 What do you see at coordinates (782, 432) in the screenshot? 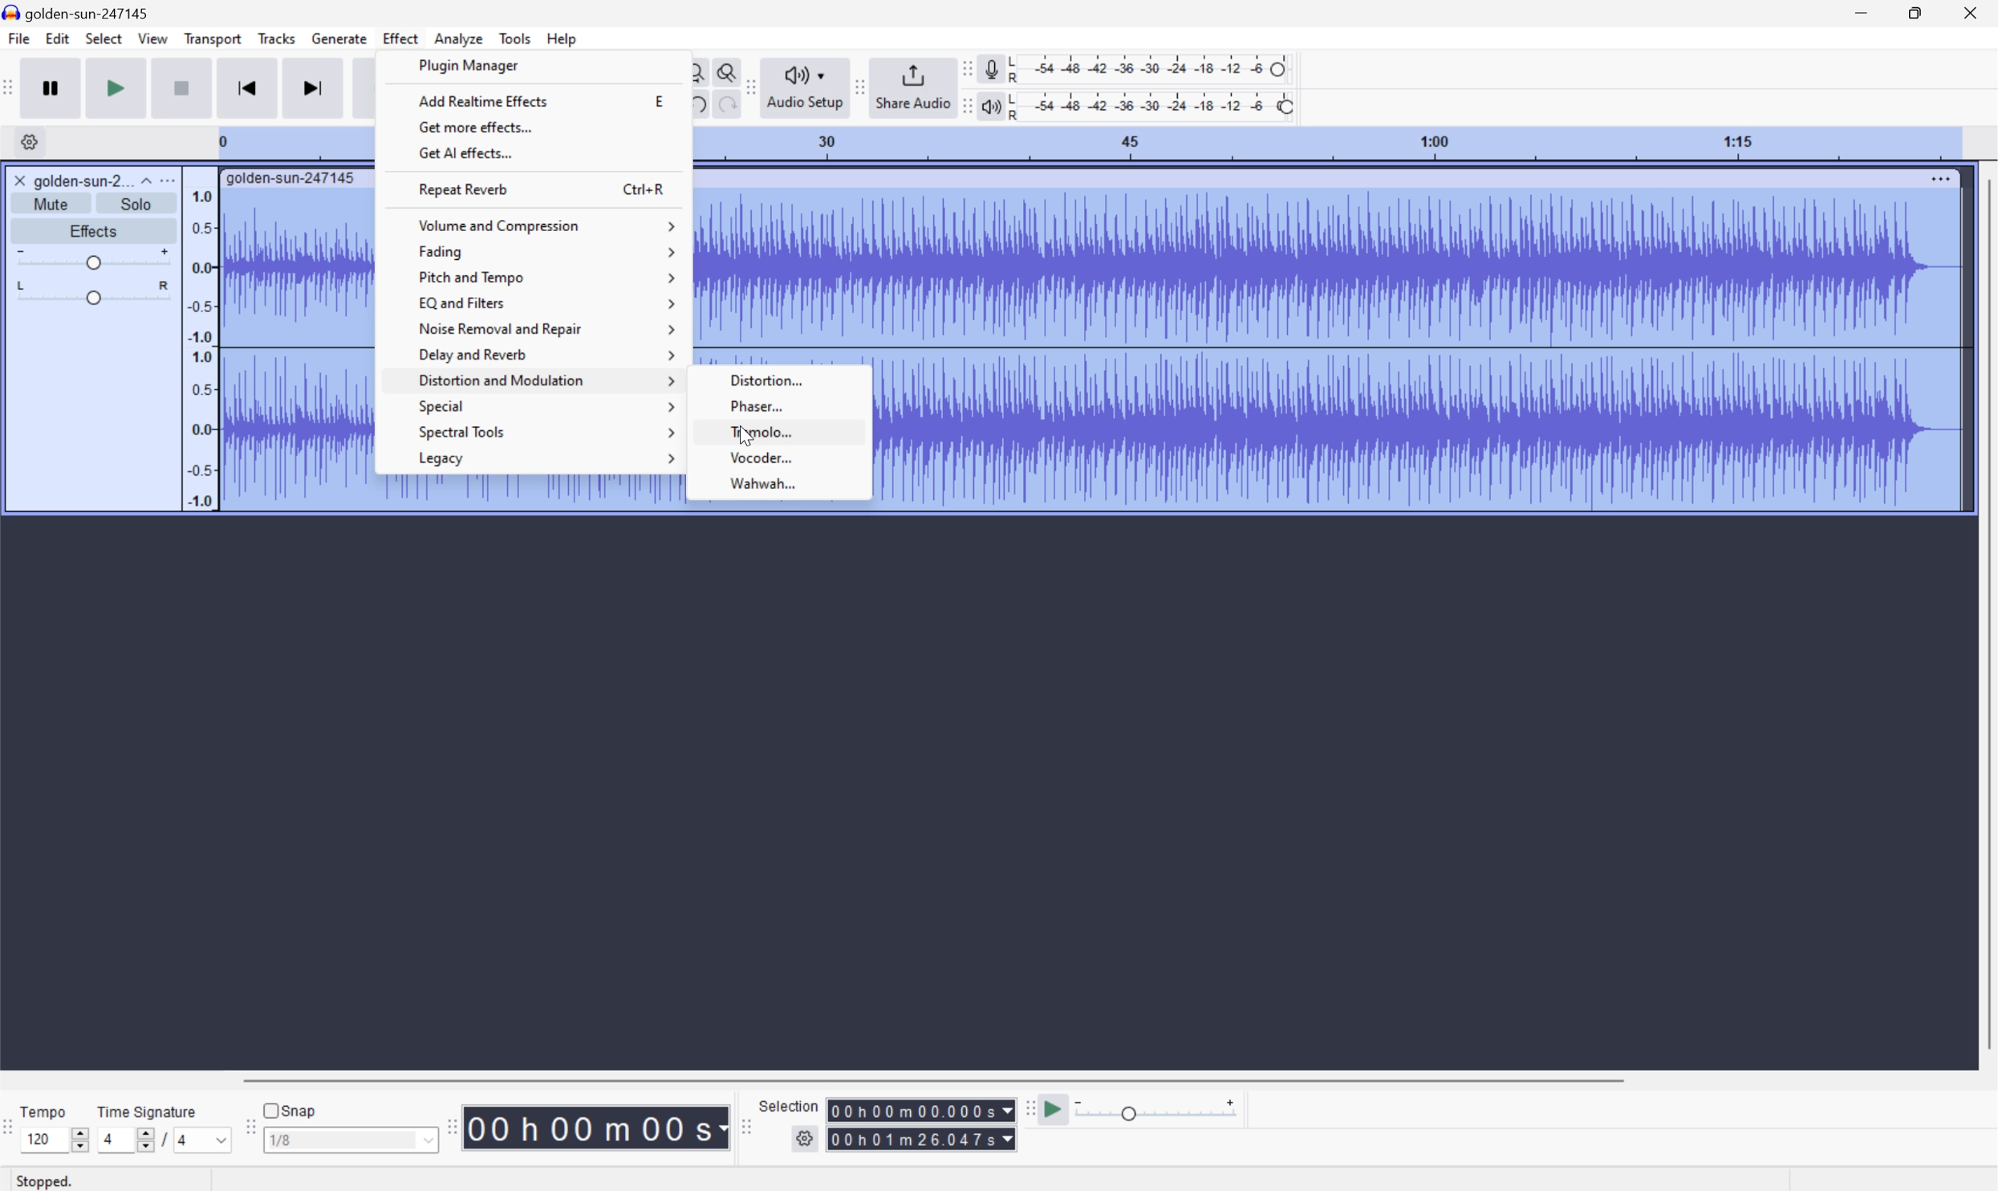
I see `Tremolo...` at bounding box center [782, 432].